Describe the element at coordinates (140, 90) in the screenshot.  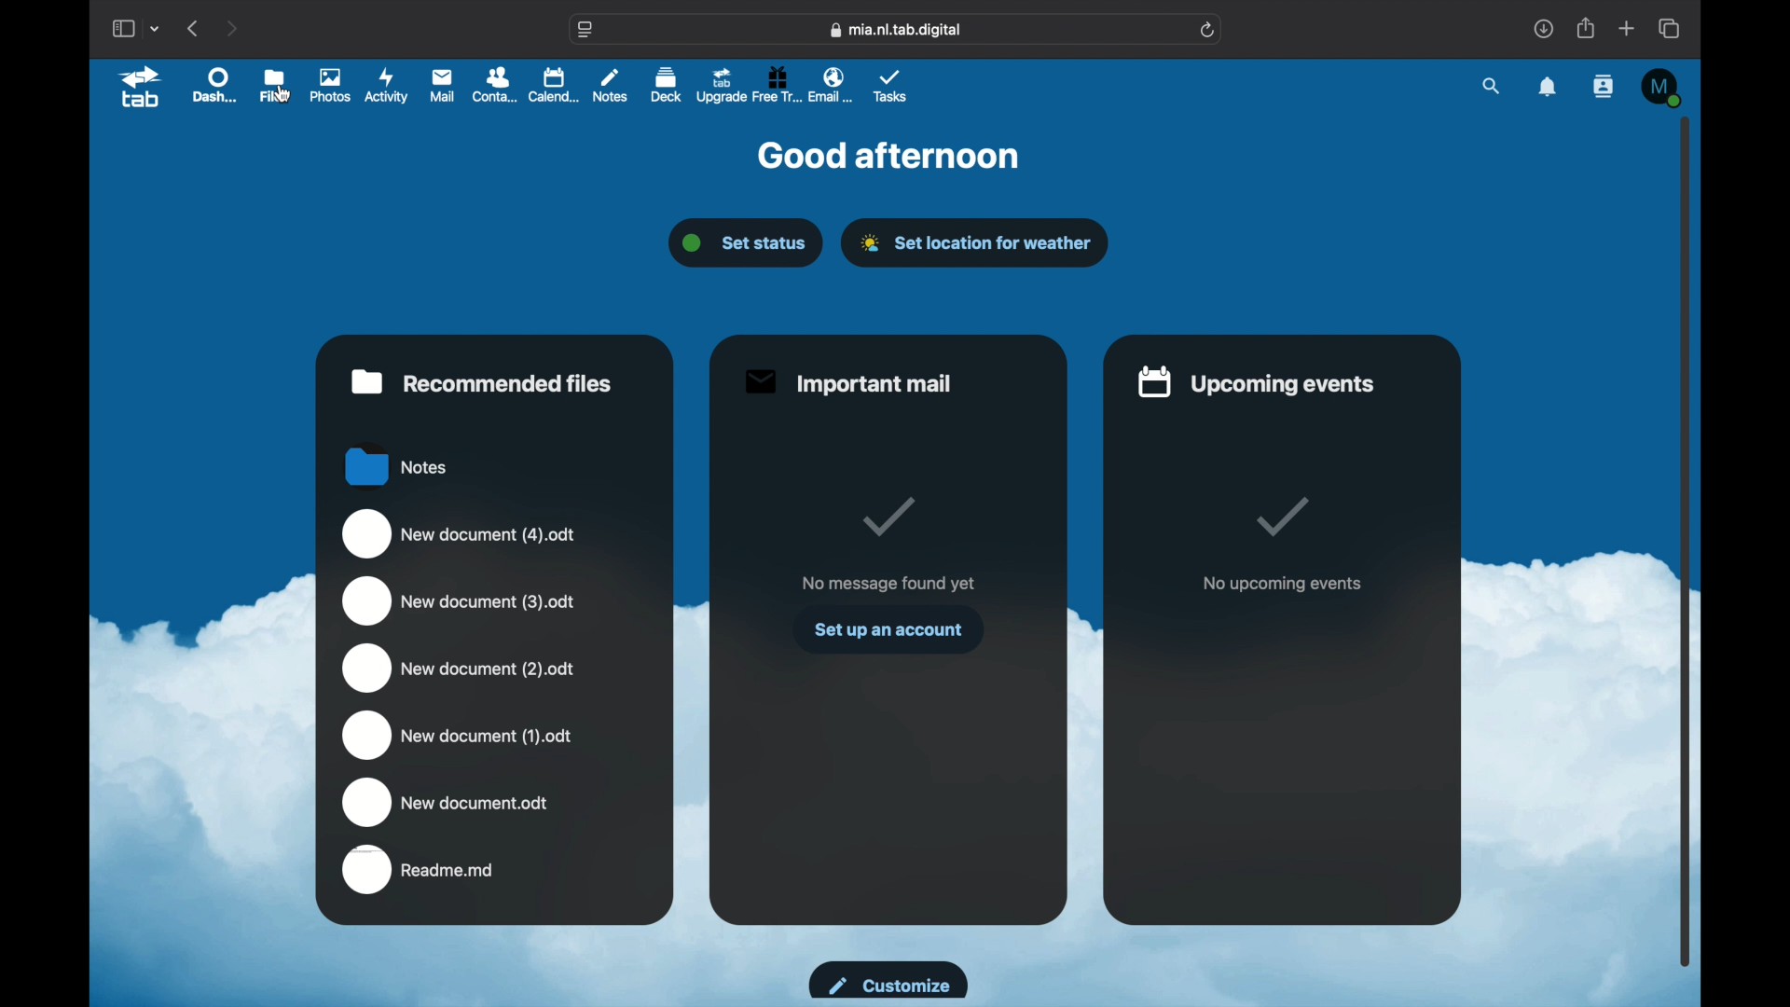
I see `tab` at that location.